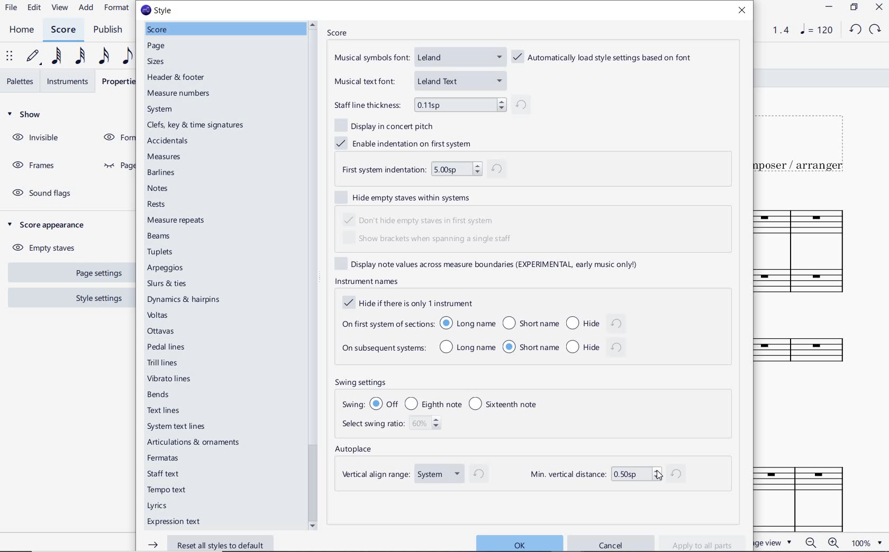 This screenshot has height=552, width=889. I want to click on ok, so click(517, 542).